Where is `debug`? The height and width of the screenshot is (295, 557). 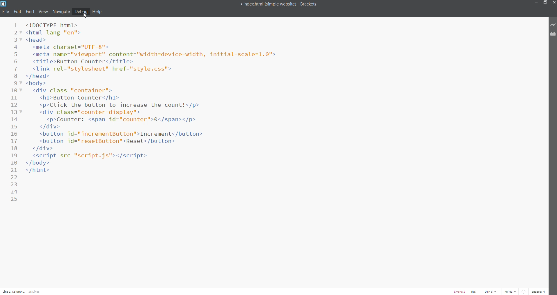 debug is located at coordinates (81, 11).